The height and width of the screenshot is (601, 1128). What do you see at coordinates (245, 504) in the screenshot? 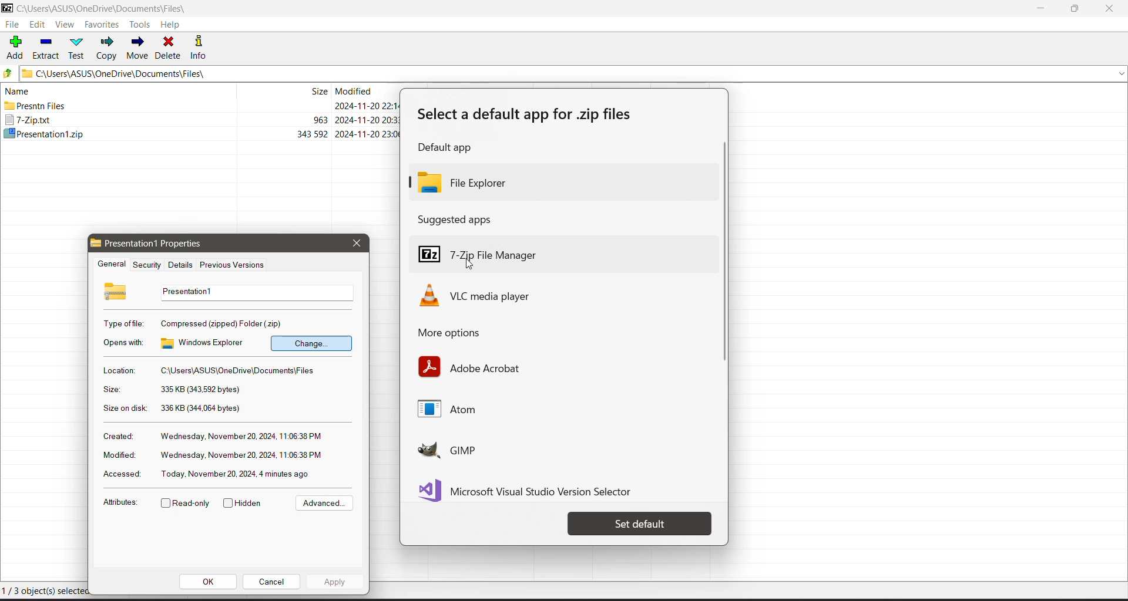
I see `Hidden- click to enable/disable` at bounding box center [245, 504].